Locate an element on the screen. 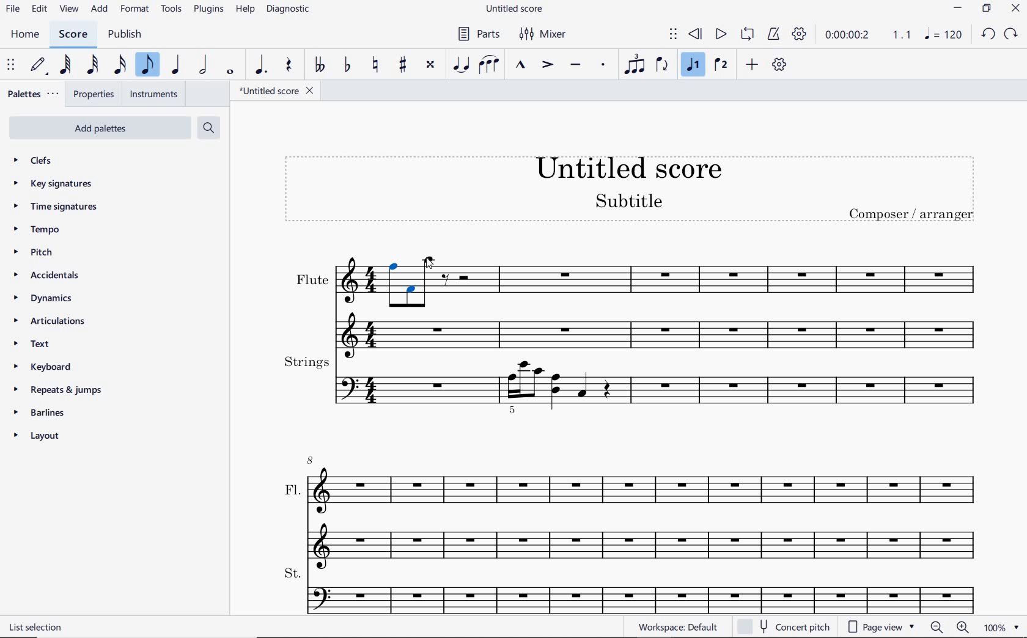  PLAY TIME is located at coordinates (867, 34).